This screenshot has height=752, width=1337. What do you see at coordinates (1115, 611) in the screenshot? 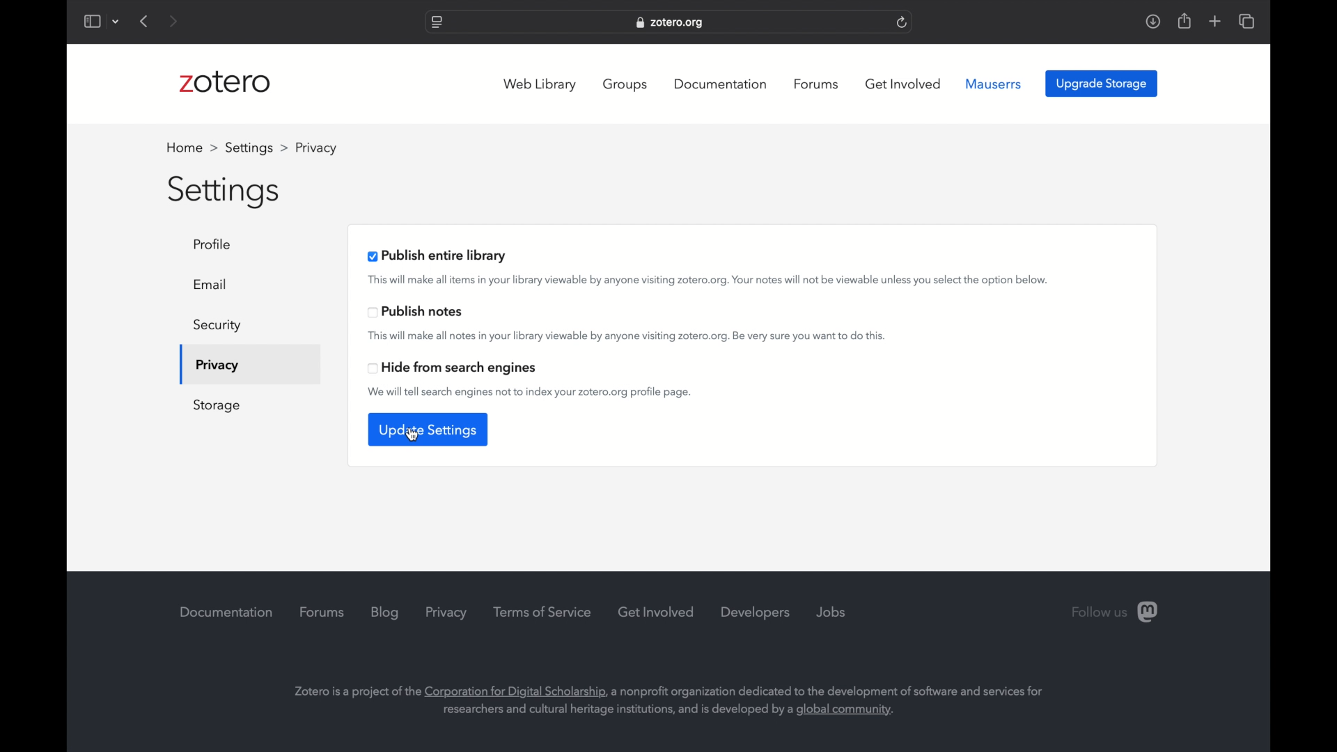
I see `follow us` at bounding box center [1115, 611].